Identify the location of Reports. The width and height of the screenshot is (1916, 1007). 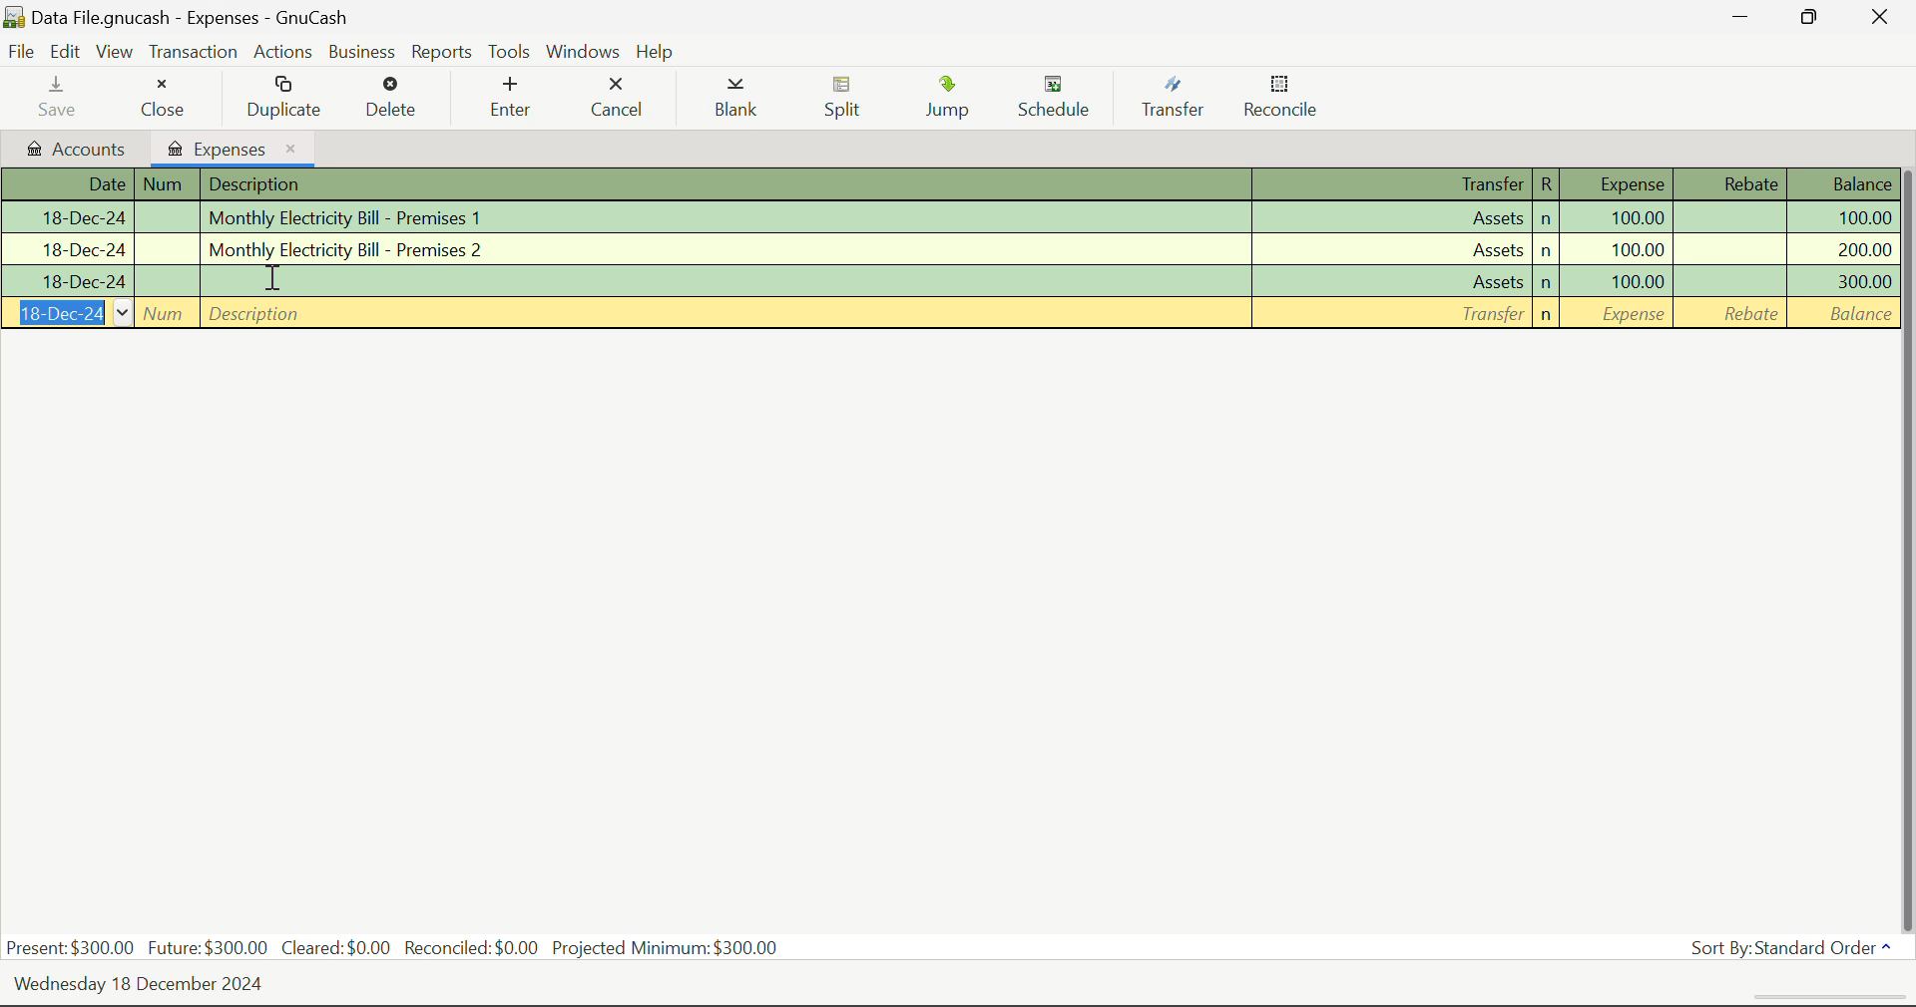
(441, 53).